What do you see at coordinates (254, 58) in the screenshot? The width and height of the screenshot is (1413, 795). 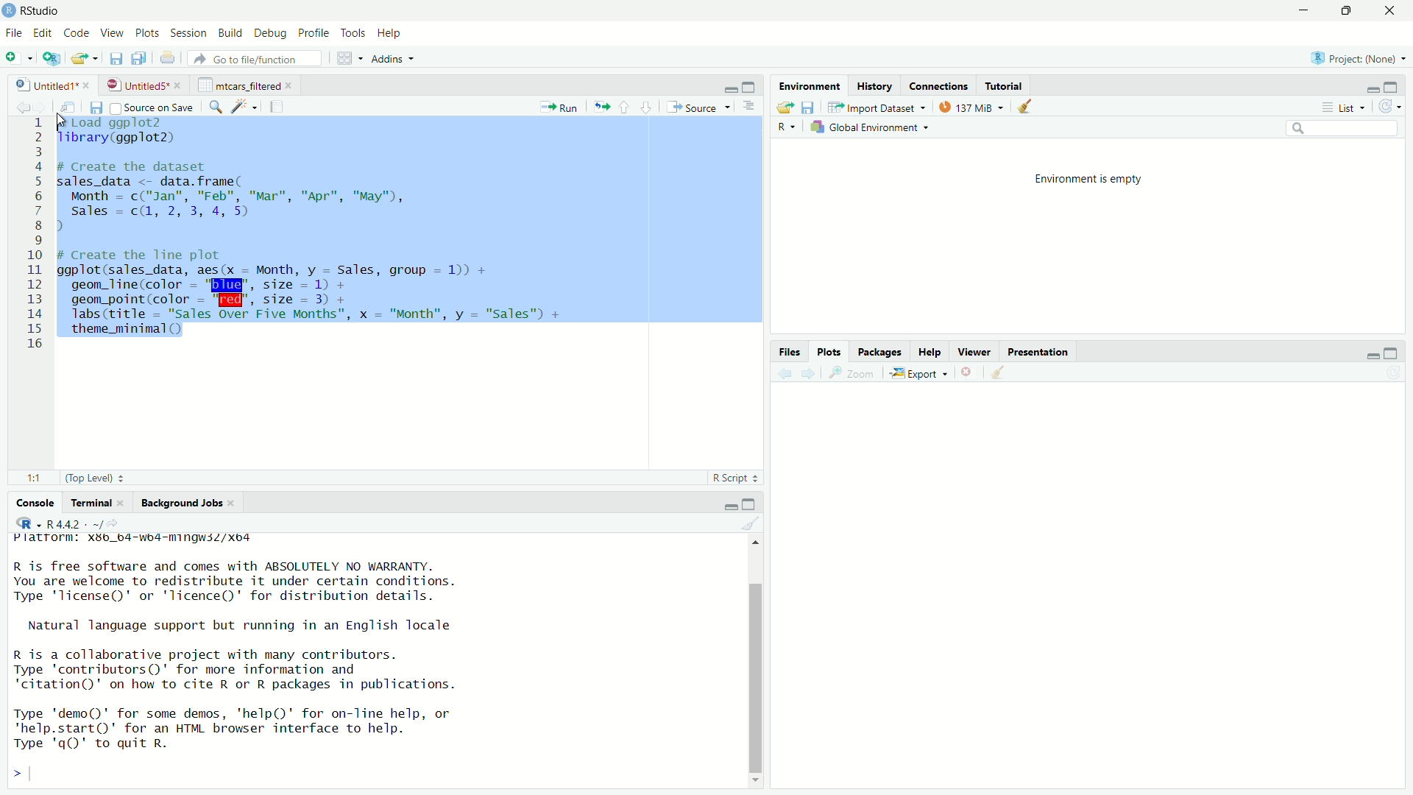 I see `Go to file/function` at bounding box center [254, 58].